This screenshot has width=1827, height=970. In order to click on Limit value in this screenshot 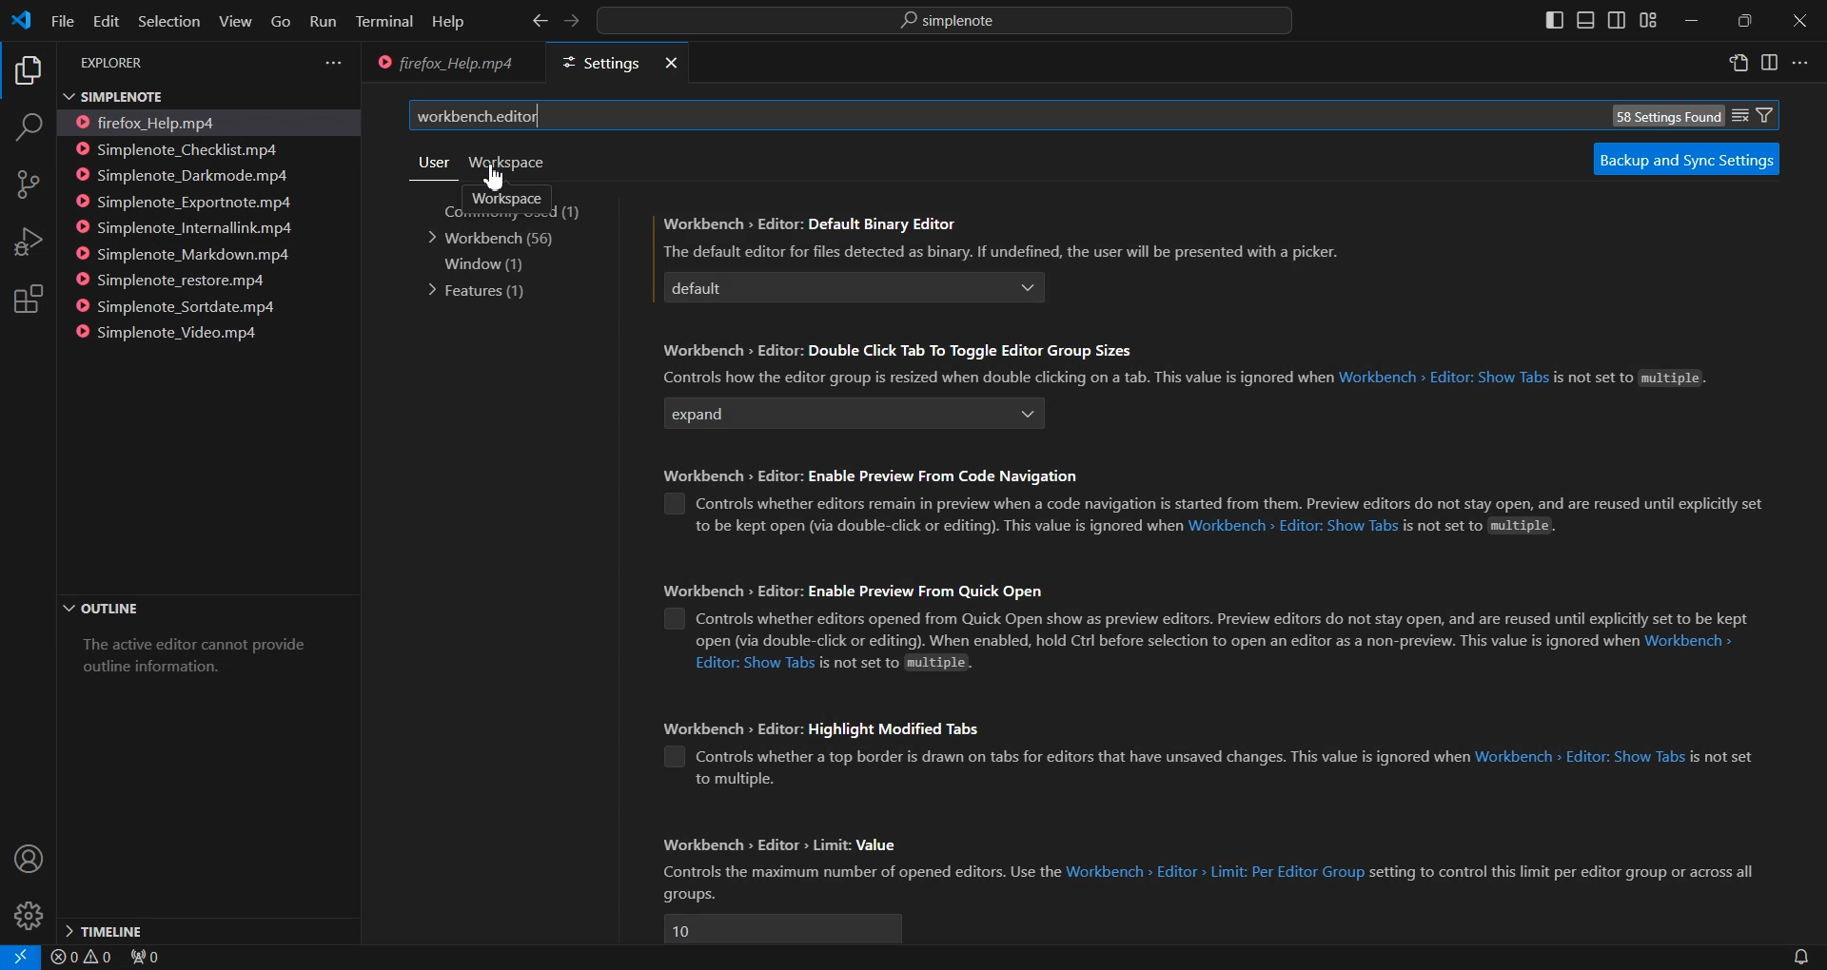, I will do `click(782, 928)`.